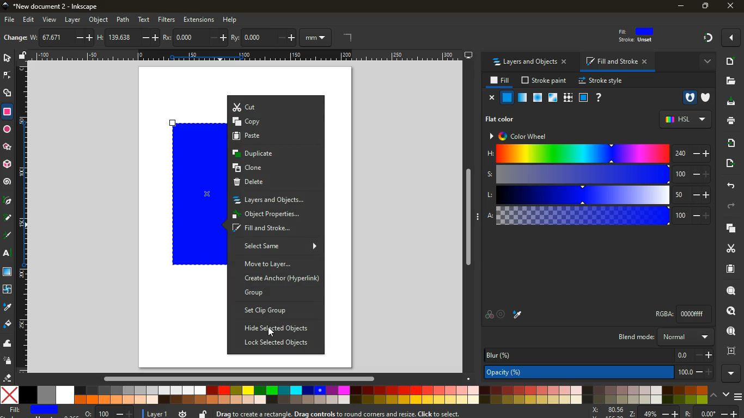 Image resolution: width=744 pixels, height=418 pixels. What do you see at coordinates (704, 38) in the screenshot?
I see `` at bounding box center [704, 38].